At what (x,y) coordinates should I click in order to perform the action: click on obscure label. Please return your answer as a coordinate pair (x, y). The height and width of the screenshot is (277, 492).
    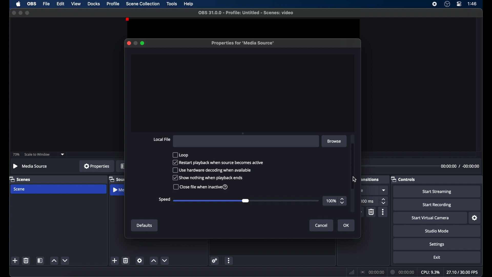
    Looking at the image, I should click on (117, 180).